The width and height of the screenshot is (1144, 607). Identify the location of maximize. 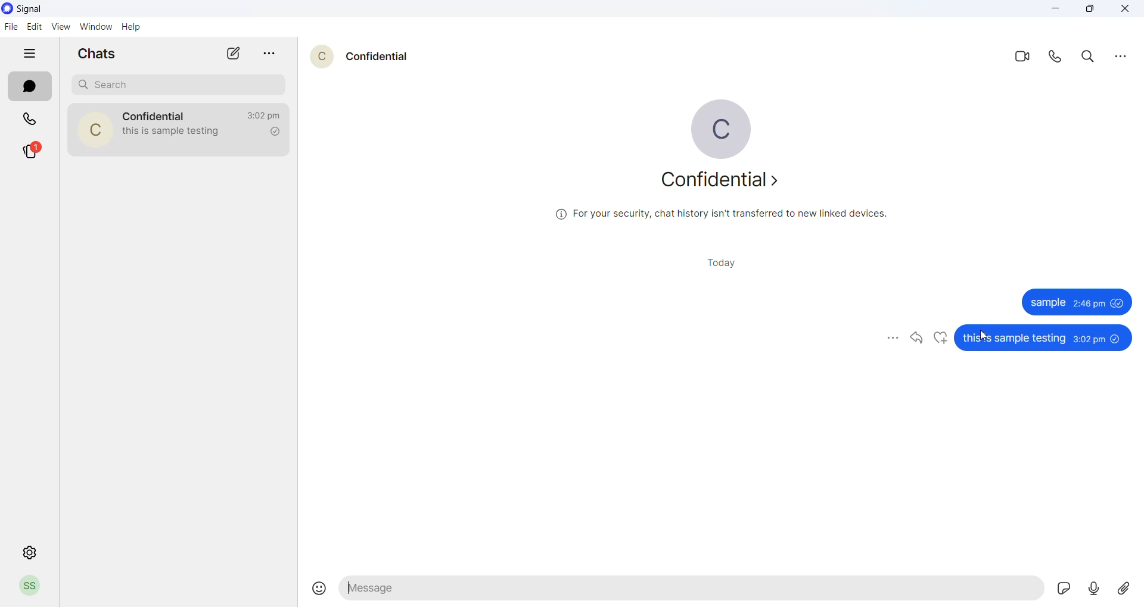
(1095, 11).